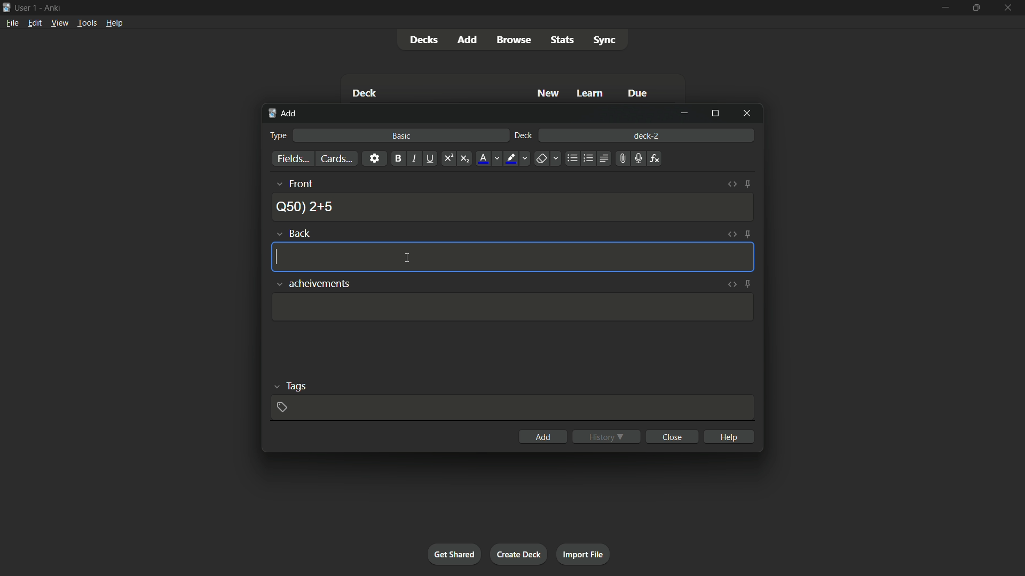  I want to click on Learn, so click(591, 93).